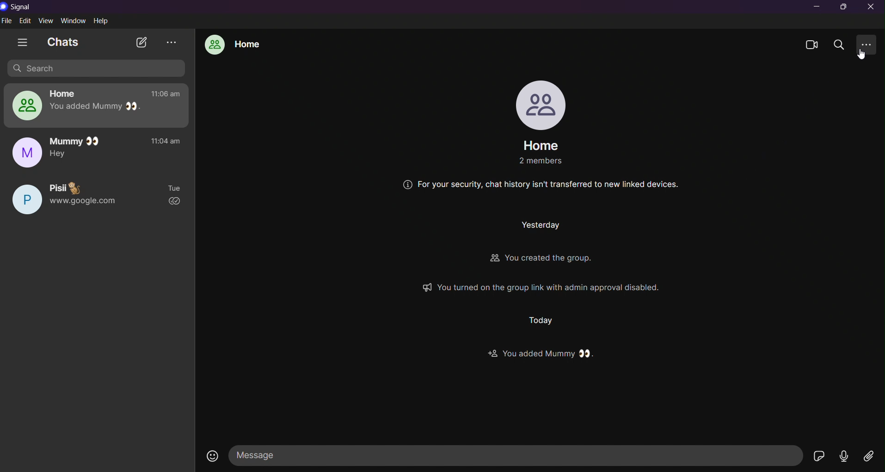 This screenshot has width=885, height=472. What do you see at coordinates (26, 21) in the screenshot?
I see `edit` at bounding box center [26, 21].